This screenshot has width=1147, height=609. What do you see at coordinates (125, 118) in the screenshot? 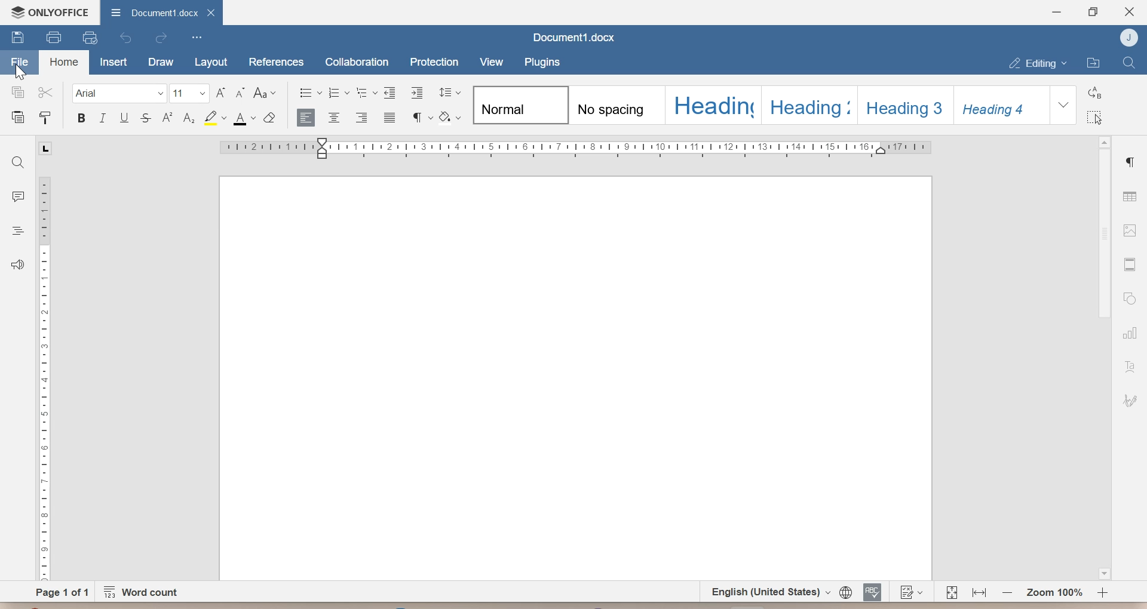
I see `Underline` at bounding box center [125, 118].